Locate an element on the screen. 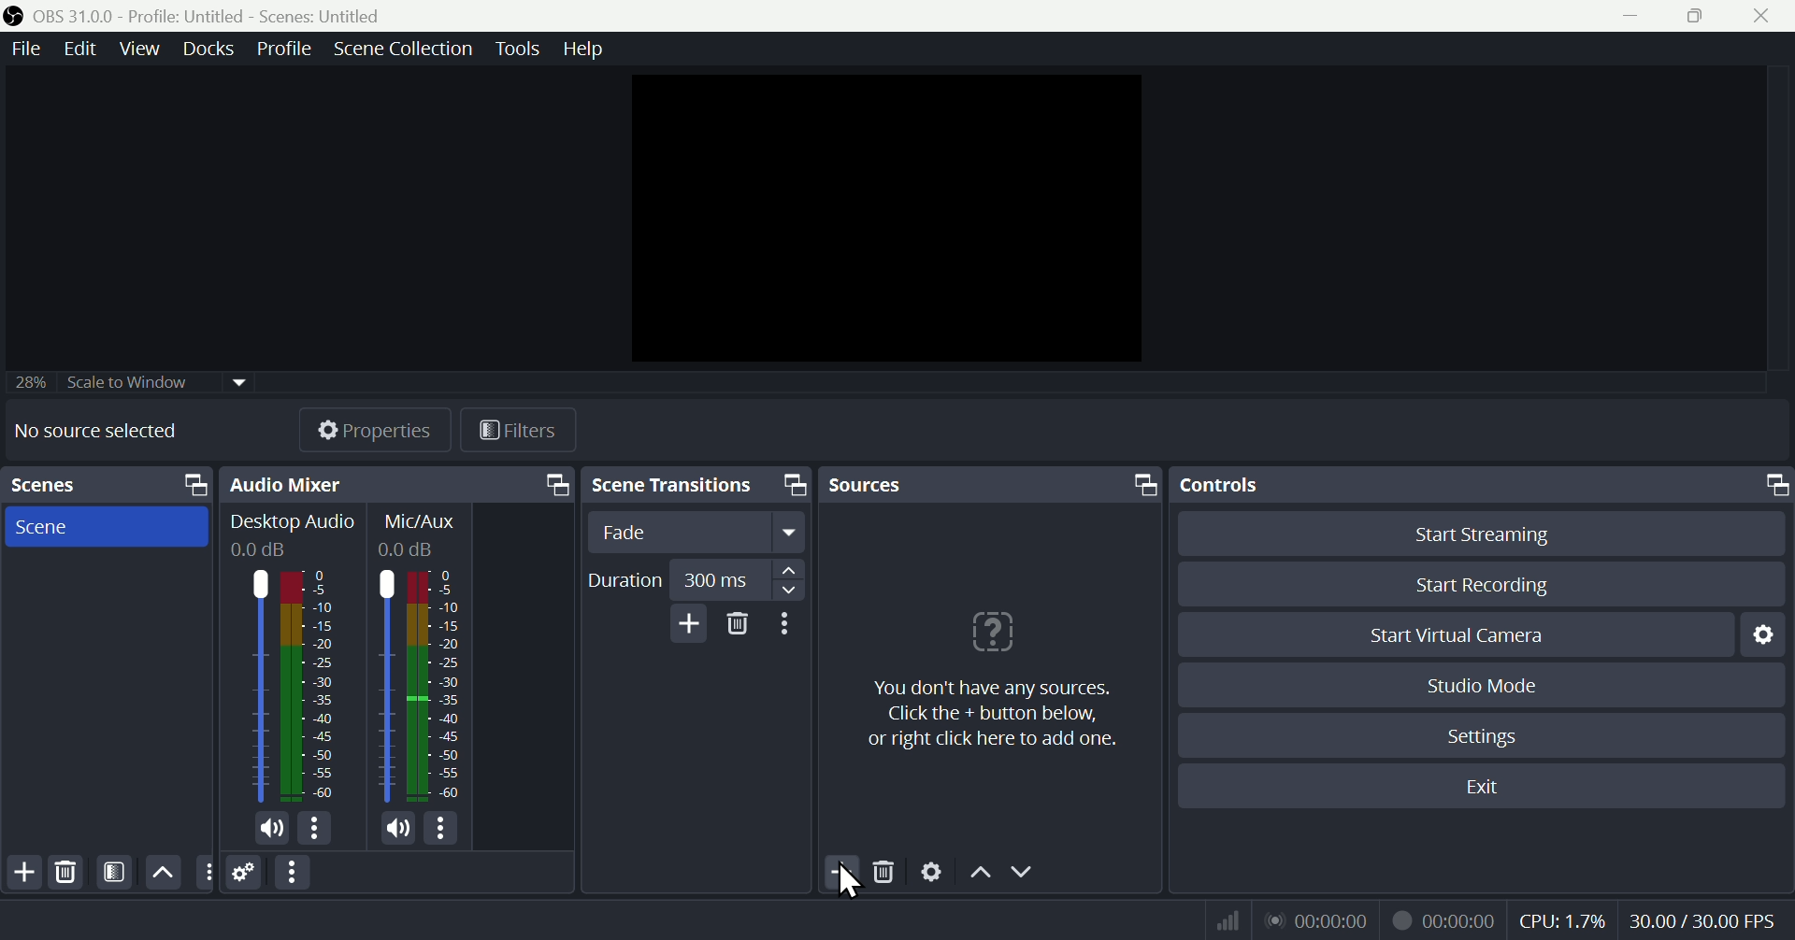 Image resolution: width=1795 pixels, height=940 pixels. Controls is located at coordinates (1486, 485).